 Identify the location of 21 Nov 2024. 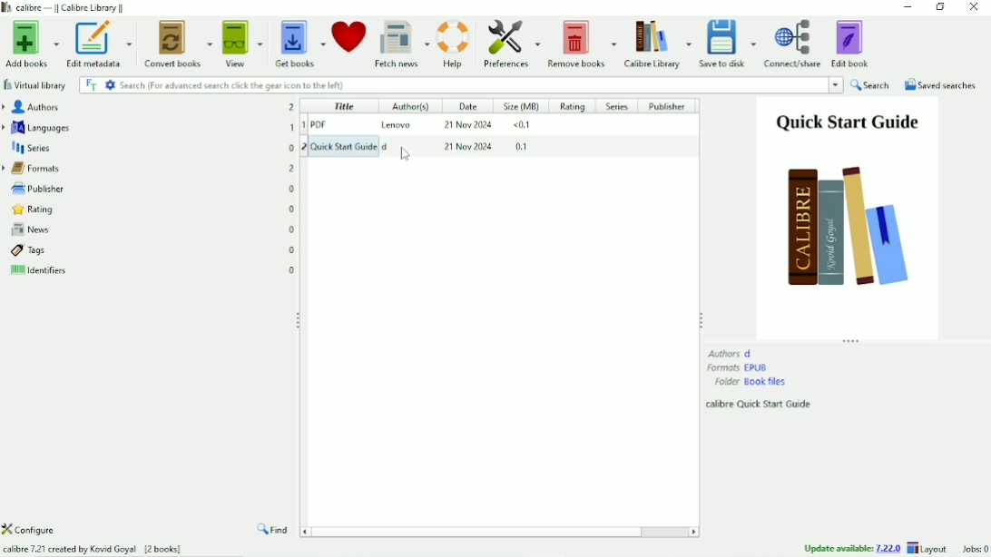
(467, 126).